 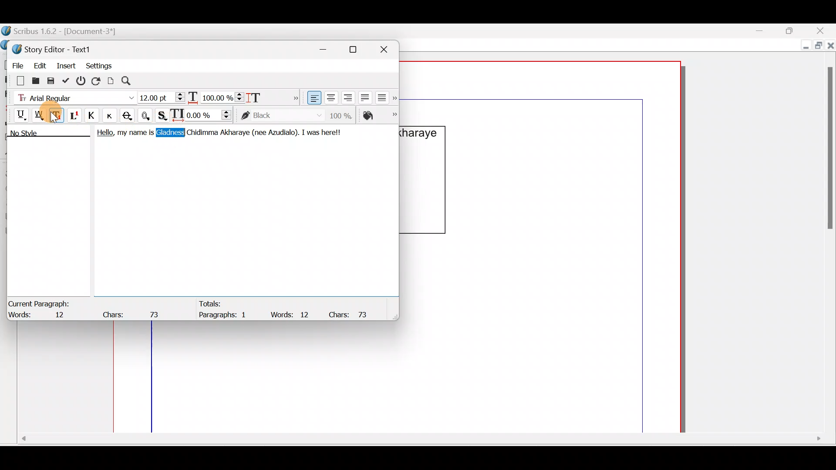 What do you see at coordinates (130, 116) in the screenshot?
I see `Strike out` at bounding box center [130, 116].